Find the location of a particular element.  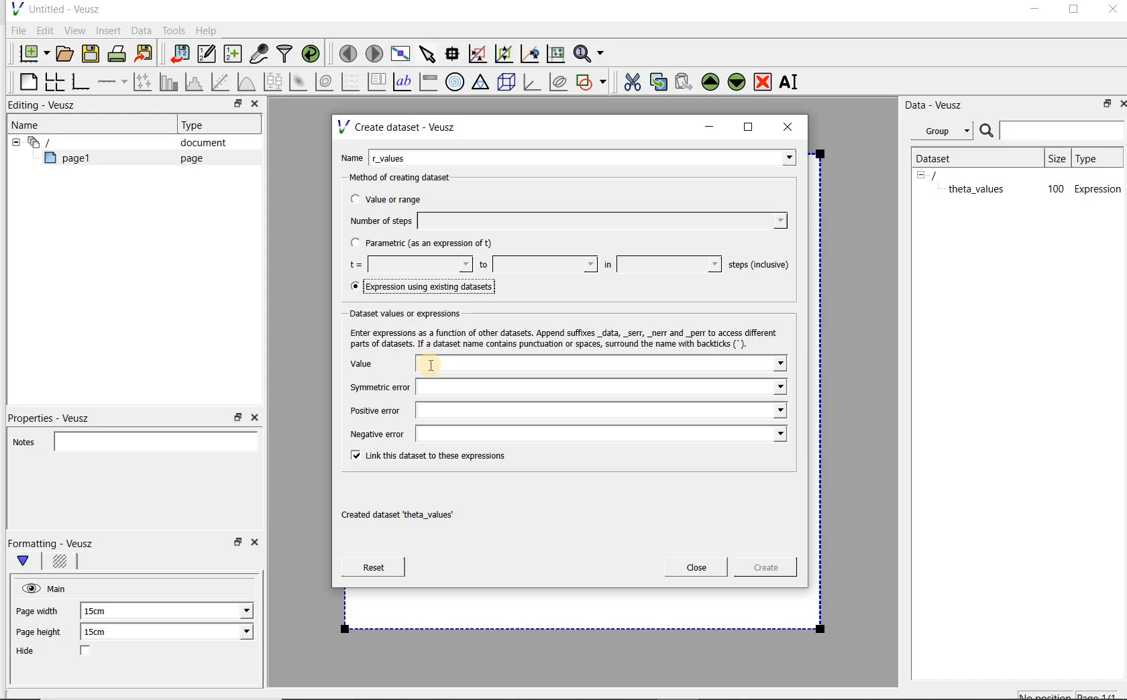

Dataset is located at coordinates (941, 157).